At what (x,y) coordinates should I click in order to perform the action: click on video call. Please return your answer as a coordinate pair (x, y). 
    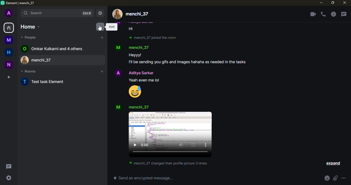
    Looking at the image, I should click on (313, 14).